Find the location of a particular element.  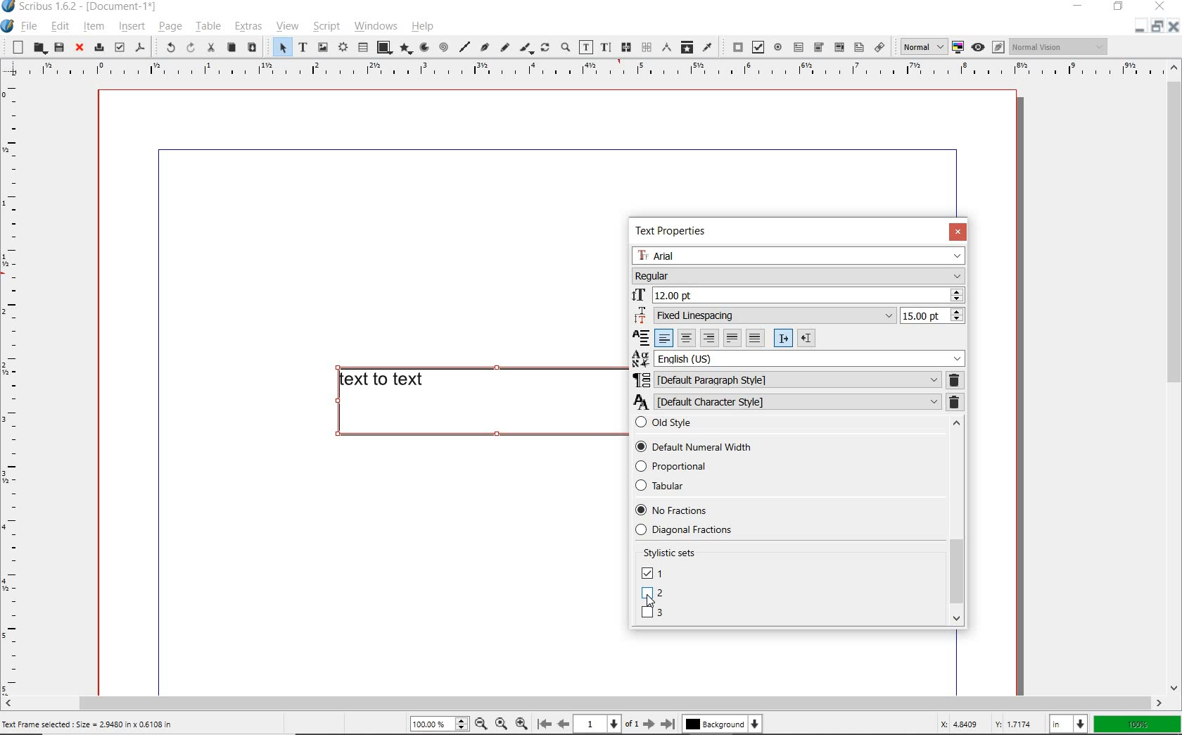

normal is located at coordinates (921, 46).